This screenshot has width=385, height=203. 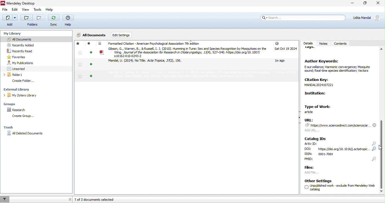 I want to click on folder1, so click(x=28, y=75).